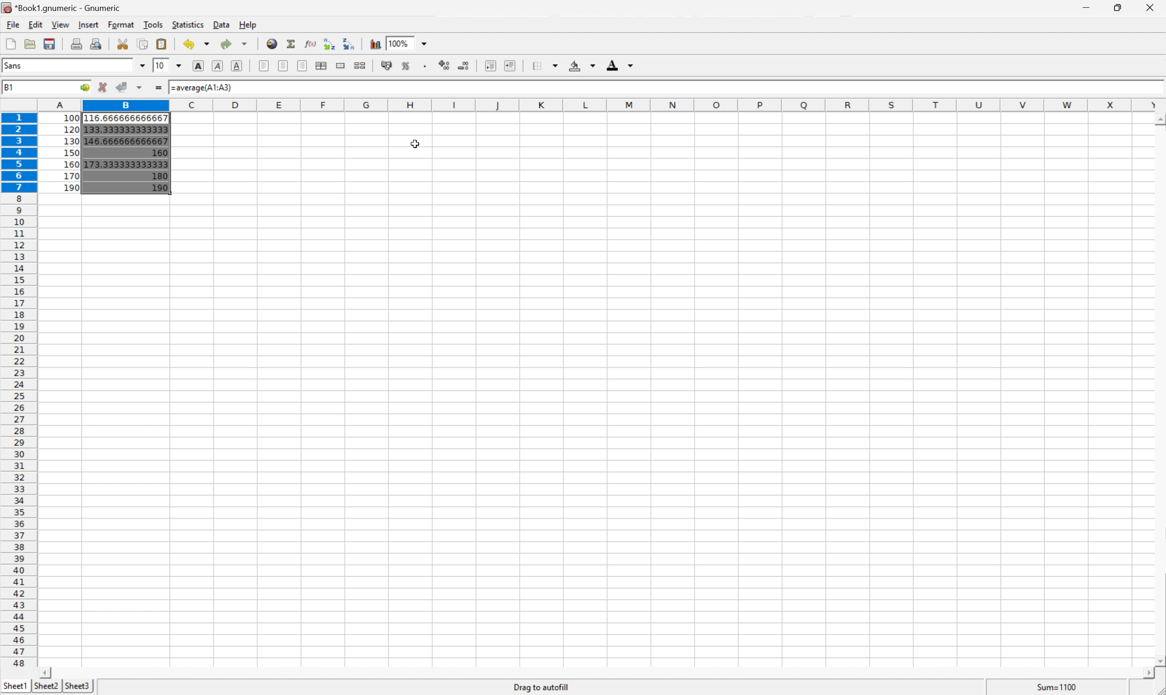  I want to click on File, so click(13, 25).